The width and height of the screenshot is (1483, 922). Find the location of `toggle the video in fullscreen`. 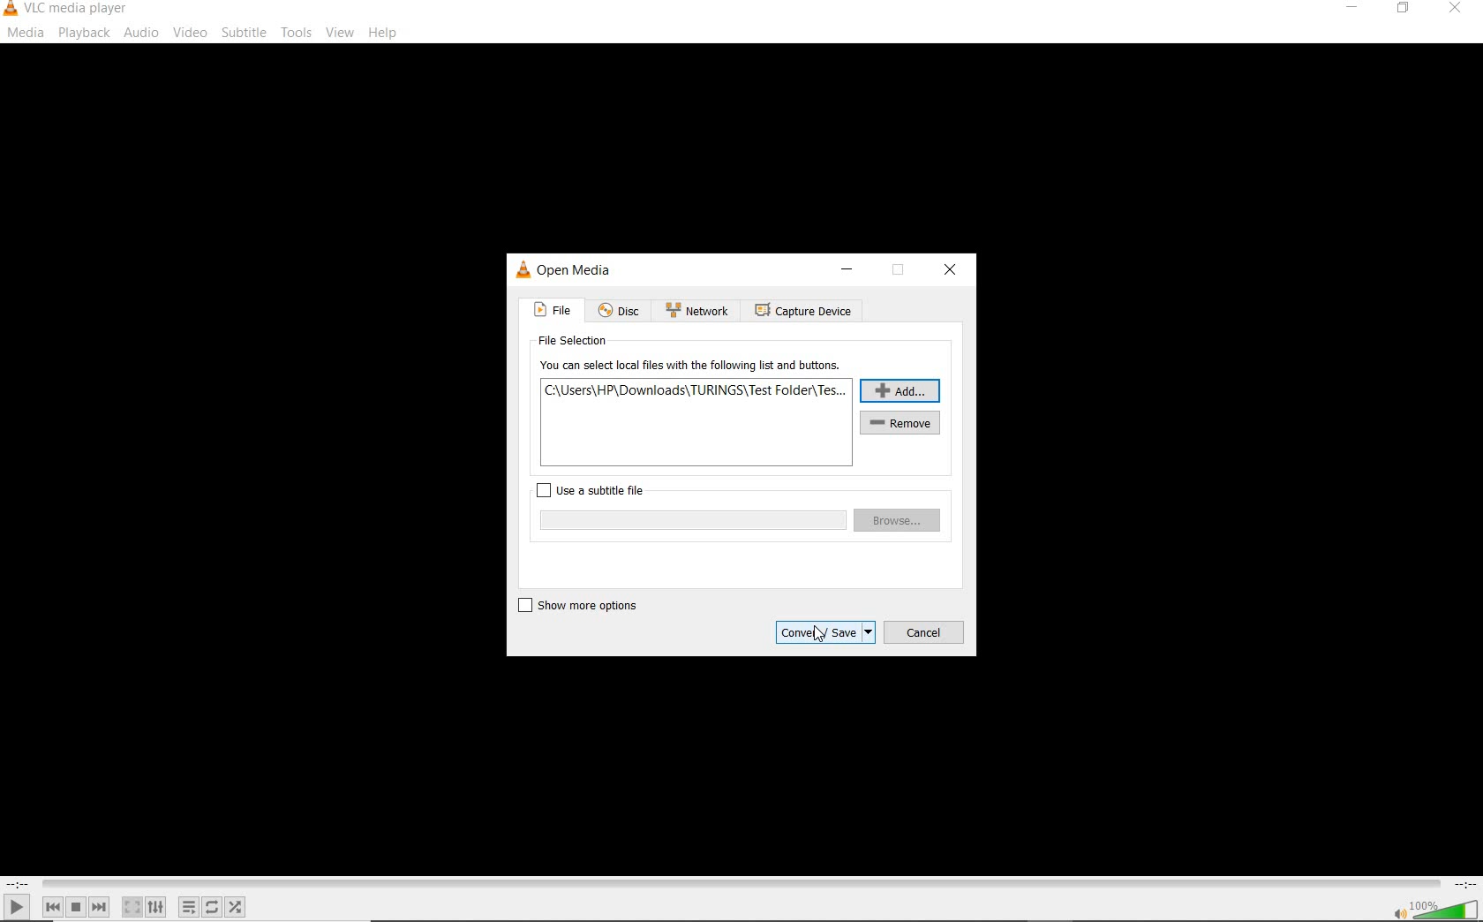

toggle the video in fullscreen is located at coordinates (132, 907).